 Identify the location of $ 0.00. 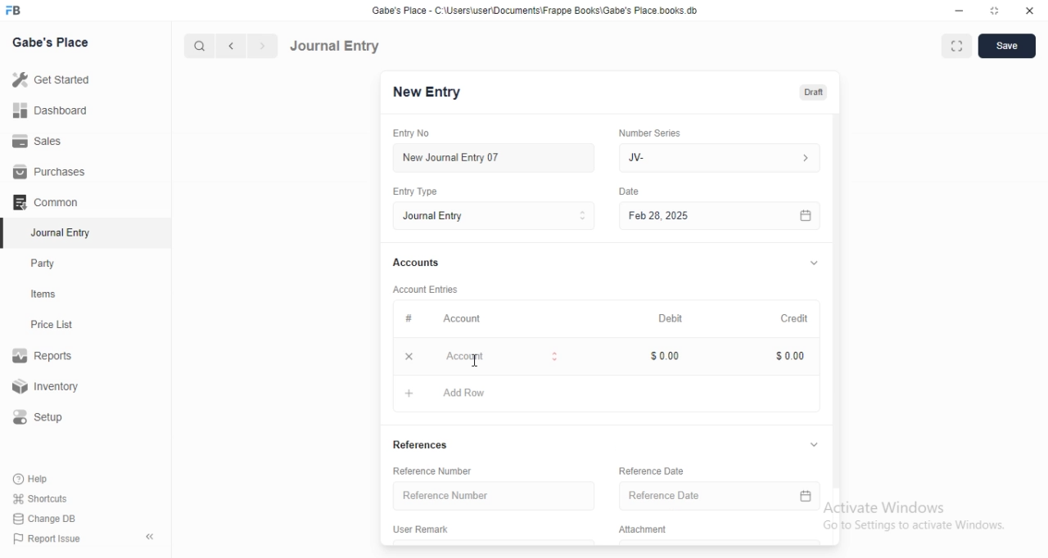
(664, 356).